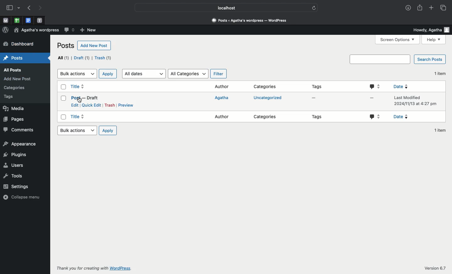 This screenshot has height=274, width=452. What do you see at coordinates (401, 87) in the screenshot?
I see `Date` at bounding box center [401, 87].